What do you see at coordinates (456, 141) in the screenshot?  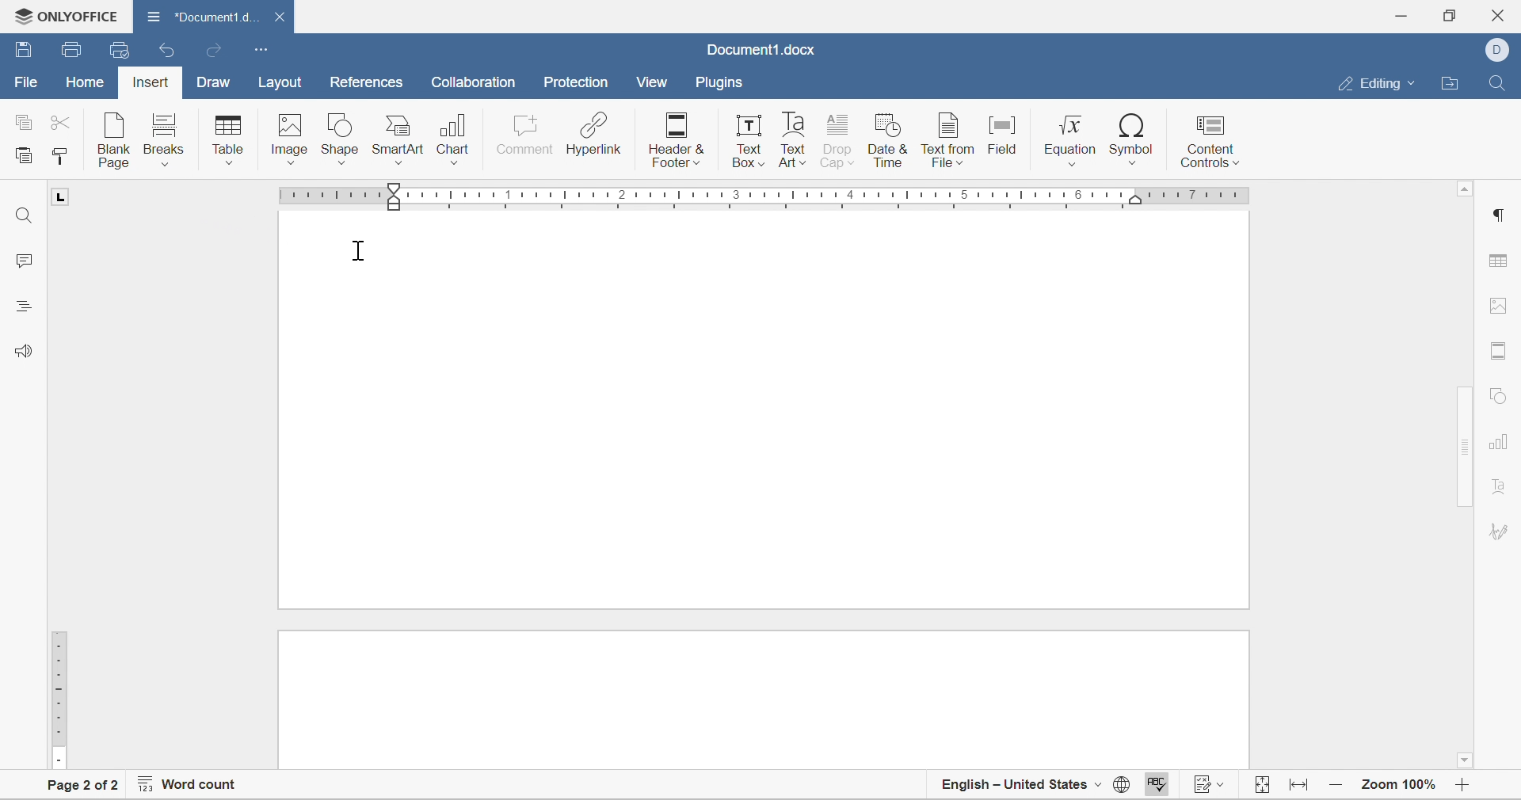 I see `Chart` at bounding box center [456, 141].